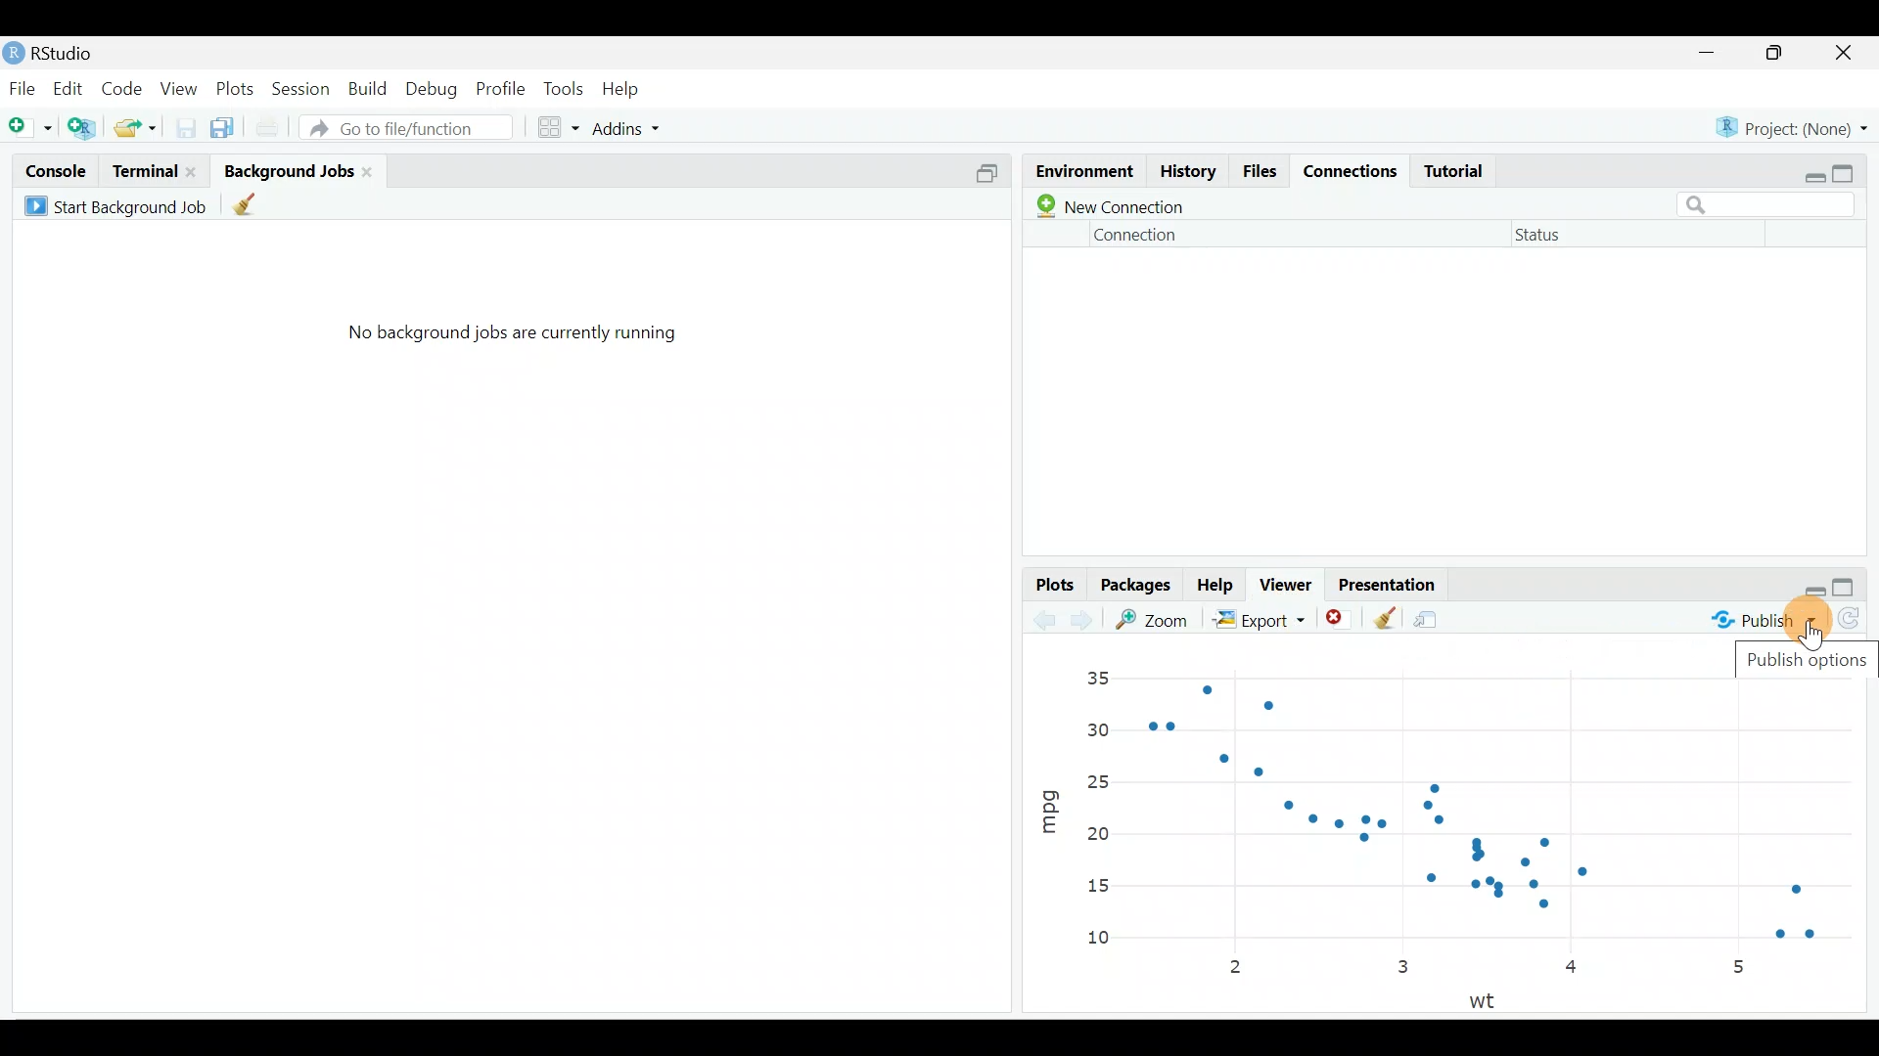 The width and height of the screenshot is (1879, 1056). What do you see at coordinates (1099, 727) in the screenshot?
I see `30` at bounding box center [1099, 727].